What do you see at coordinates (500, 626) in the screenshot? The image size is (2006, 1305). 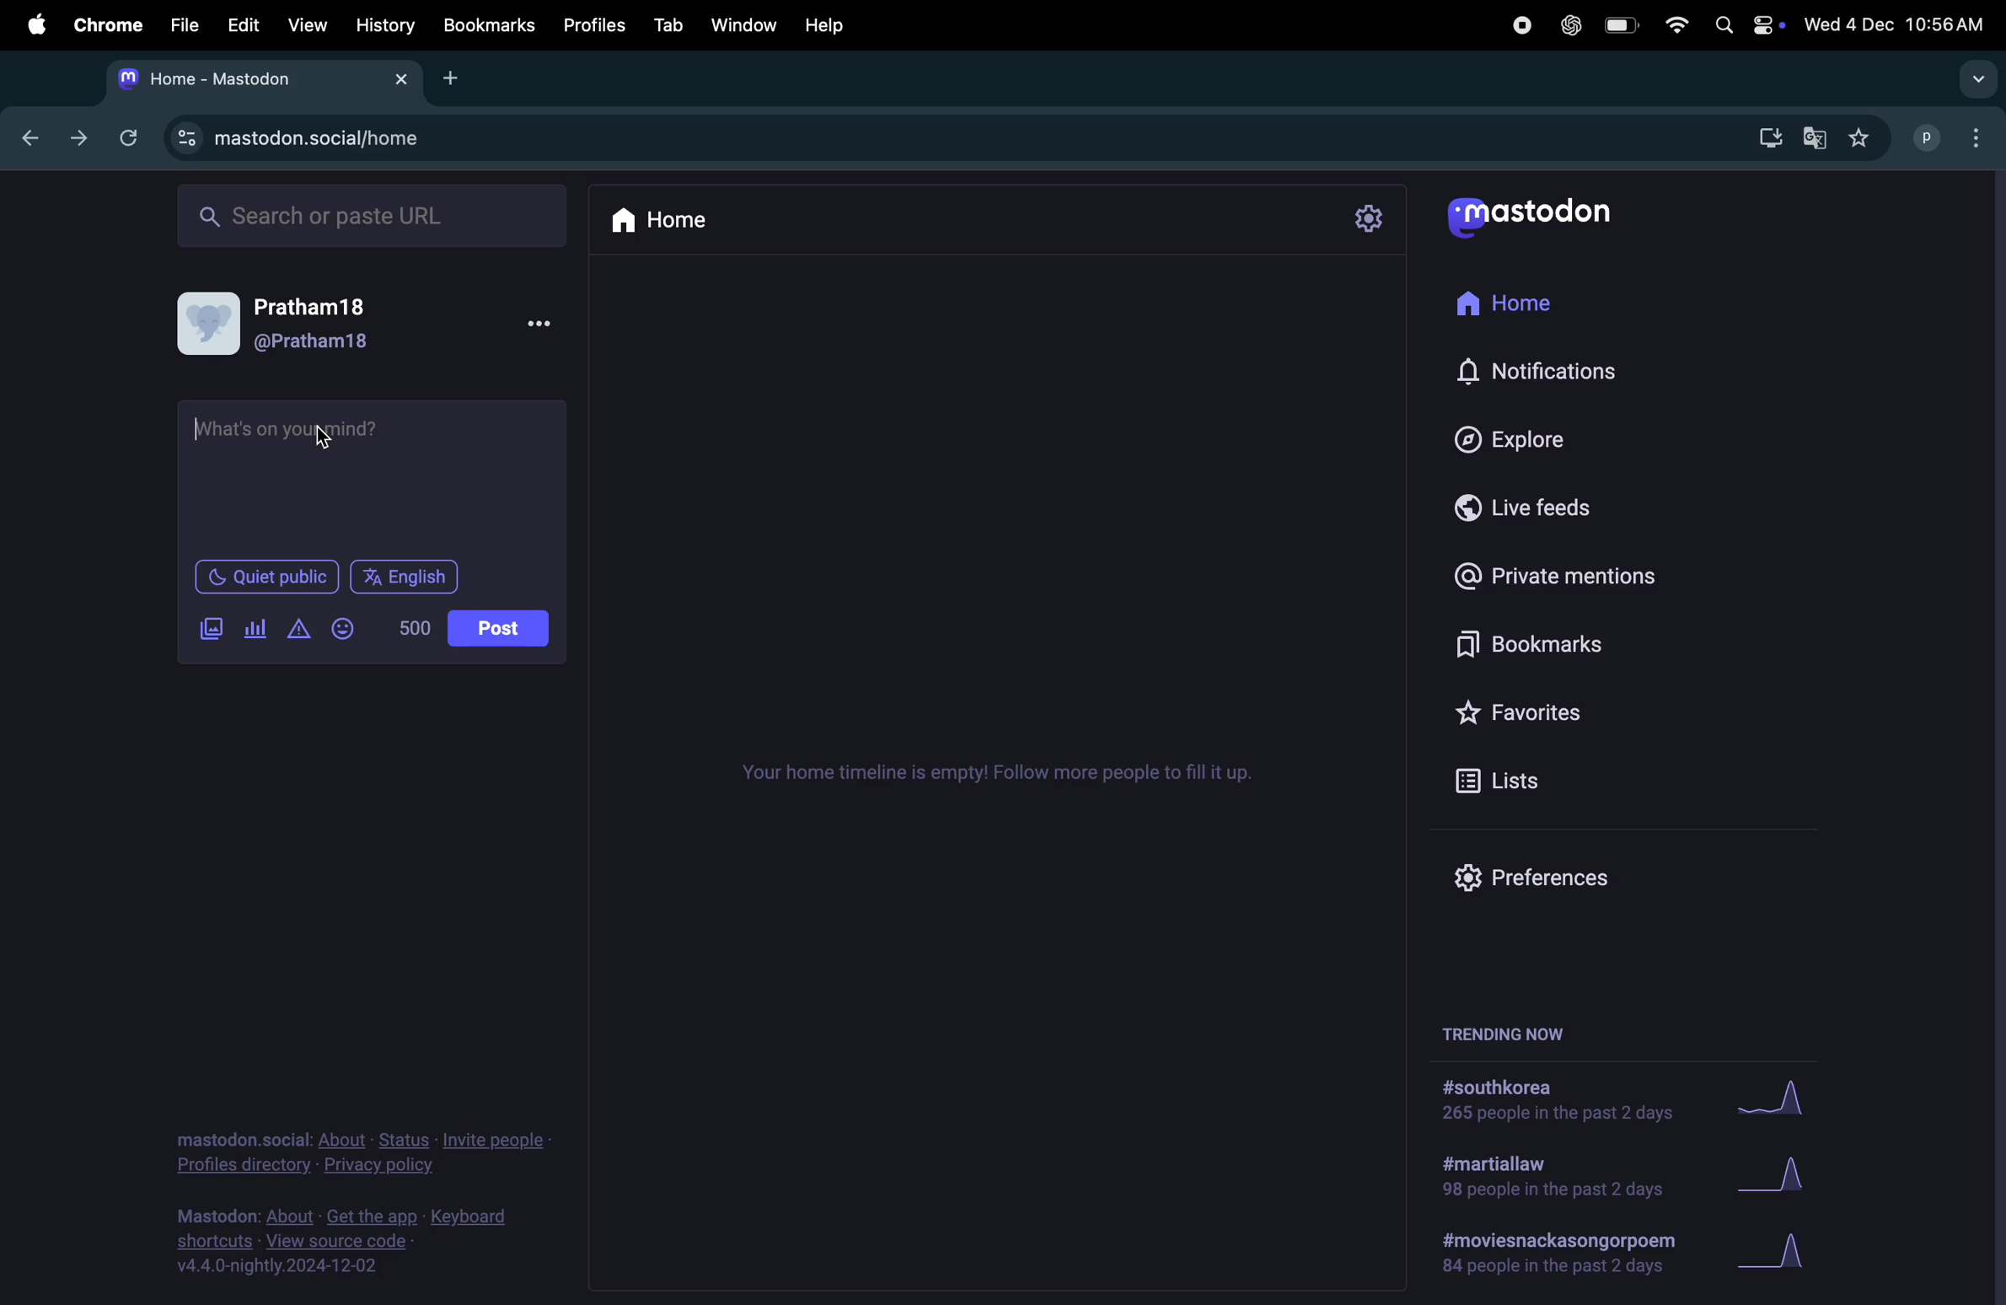 I see `Post` at bounding box center [500, 626].